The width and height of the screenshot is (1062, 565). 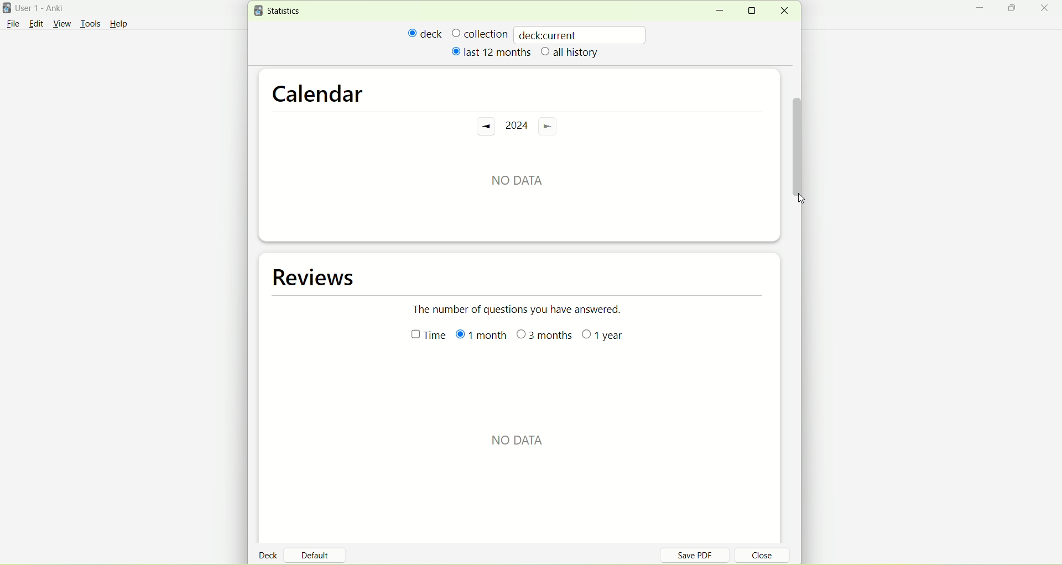 I want to click on 3 months, so click(x=545, y=337).